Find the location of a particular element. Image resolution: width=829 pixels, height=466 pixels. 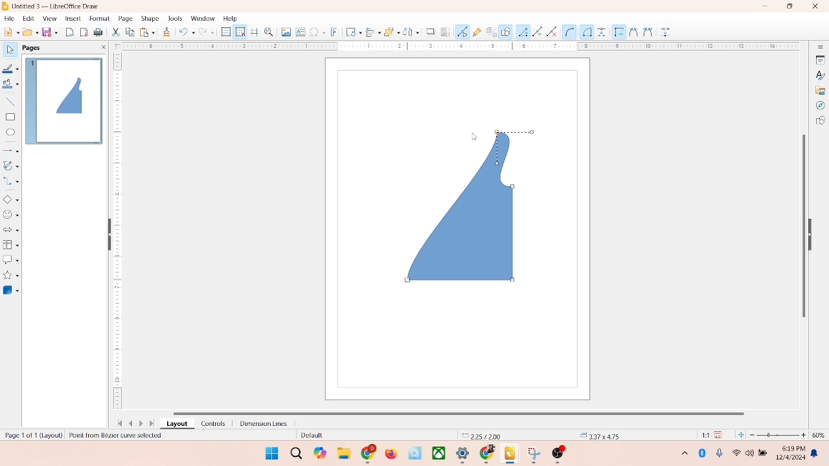

next page is located at coordinates (142, 423).